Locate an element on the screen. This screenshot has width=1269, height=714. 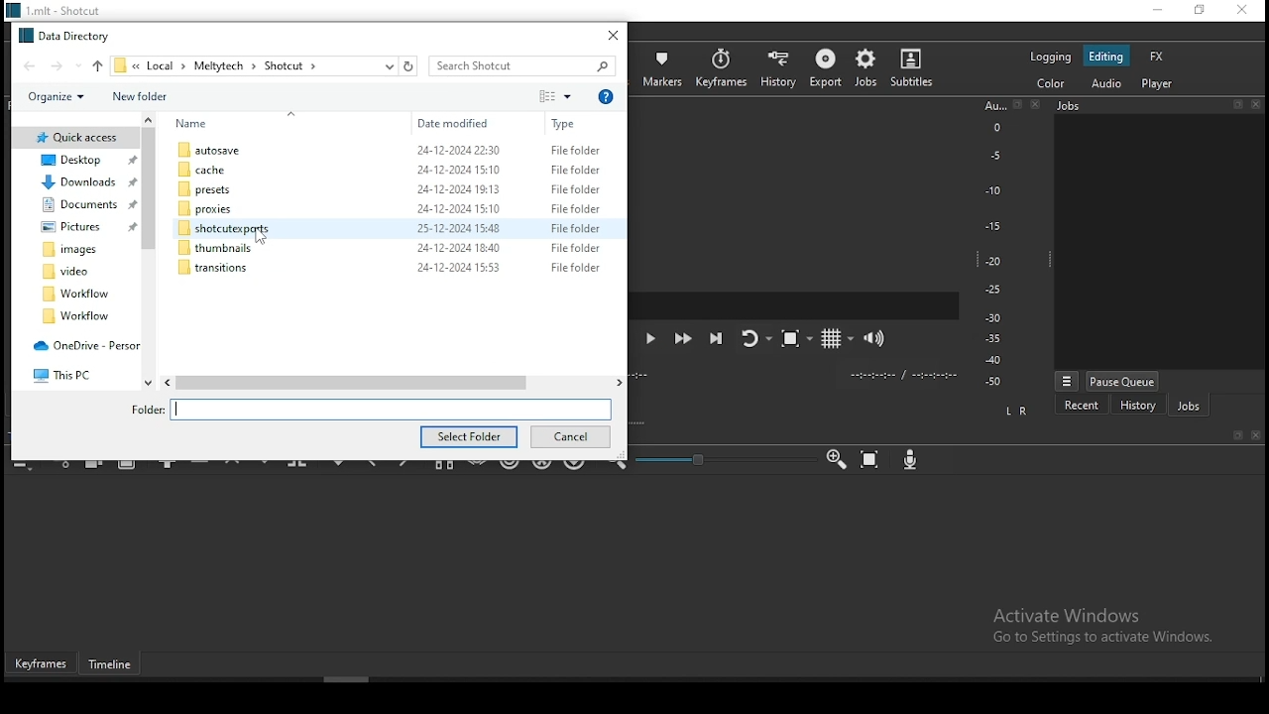
local folder is located at coordinates (76, 160).